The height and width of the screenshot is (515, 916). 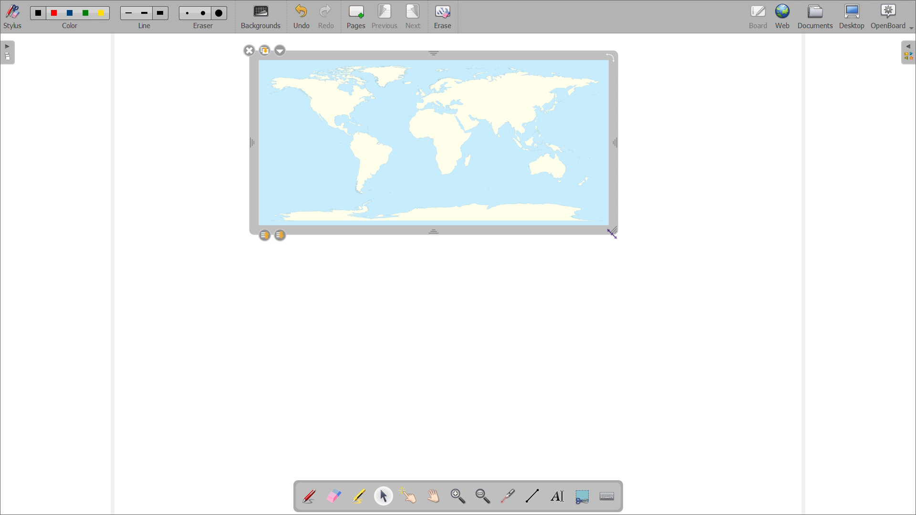 What do you see at coordinates (39, 13) in the screenshot?
I see `black` at bounding box center [39, 13].